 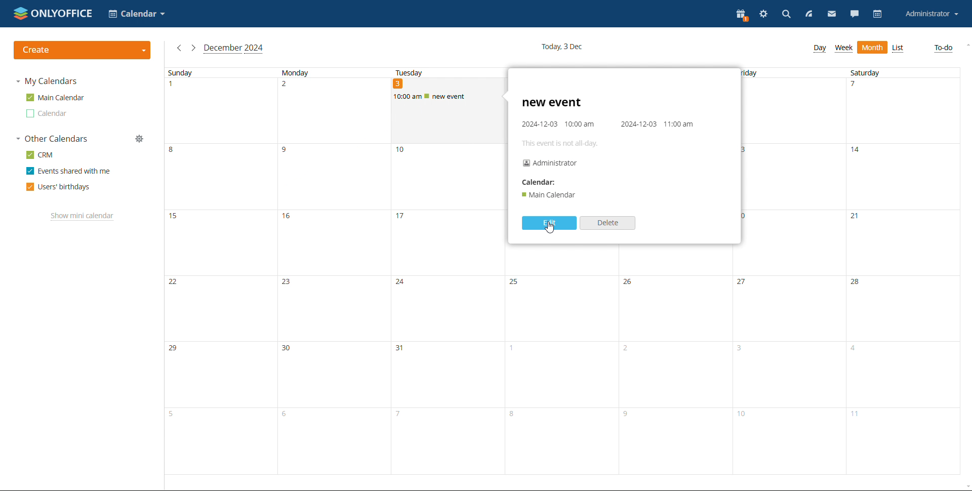 I want to click on new event, so click(x=552, y=103).